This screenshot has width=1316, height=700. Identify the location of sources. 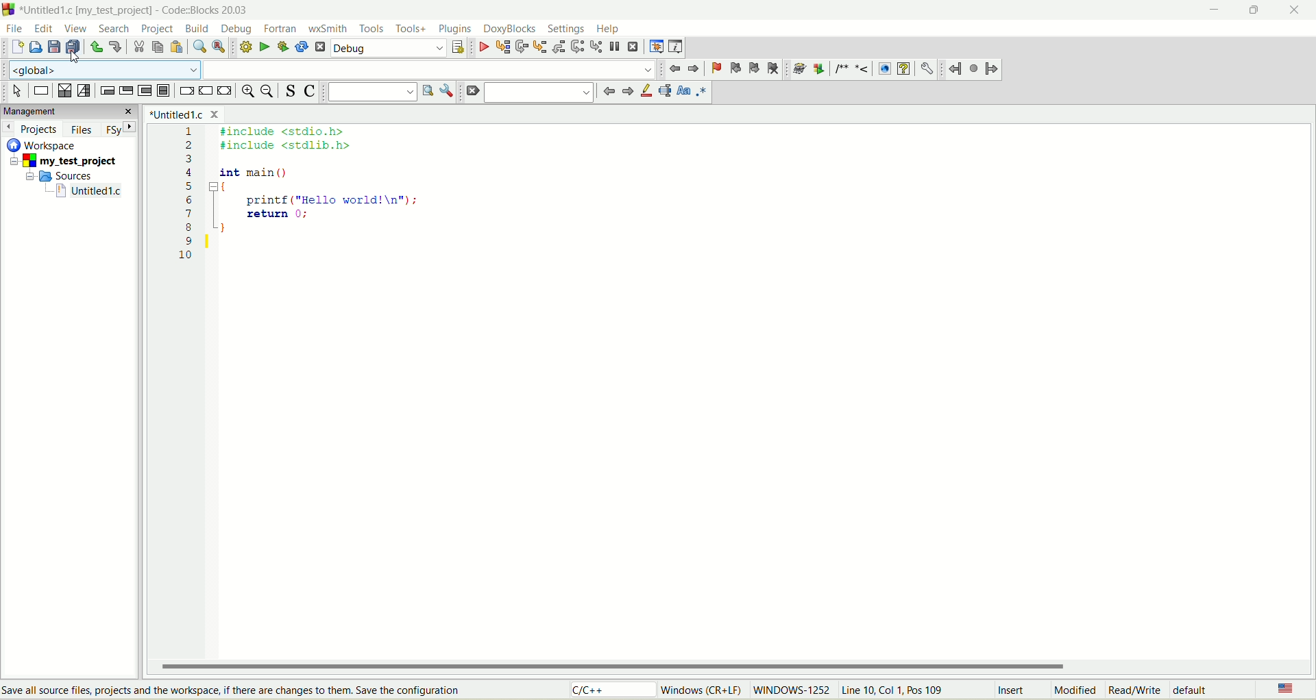
(64, 177).